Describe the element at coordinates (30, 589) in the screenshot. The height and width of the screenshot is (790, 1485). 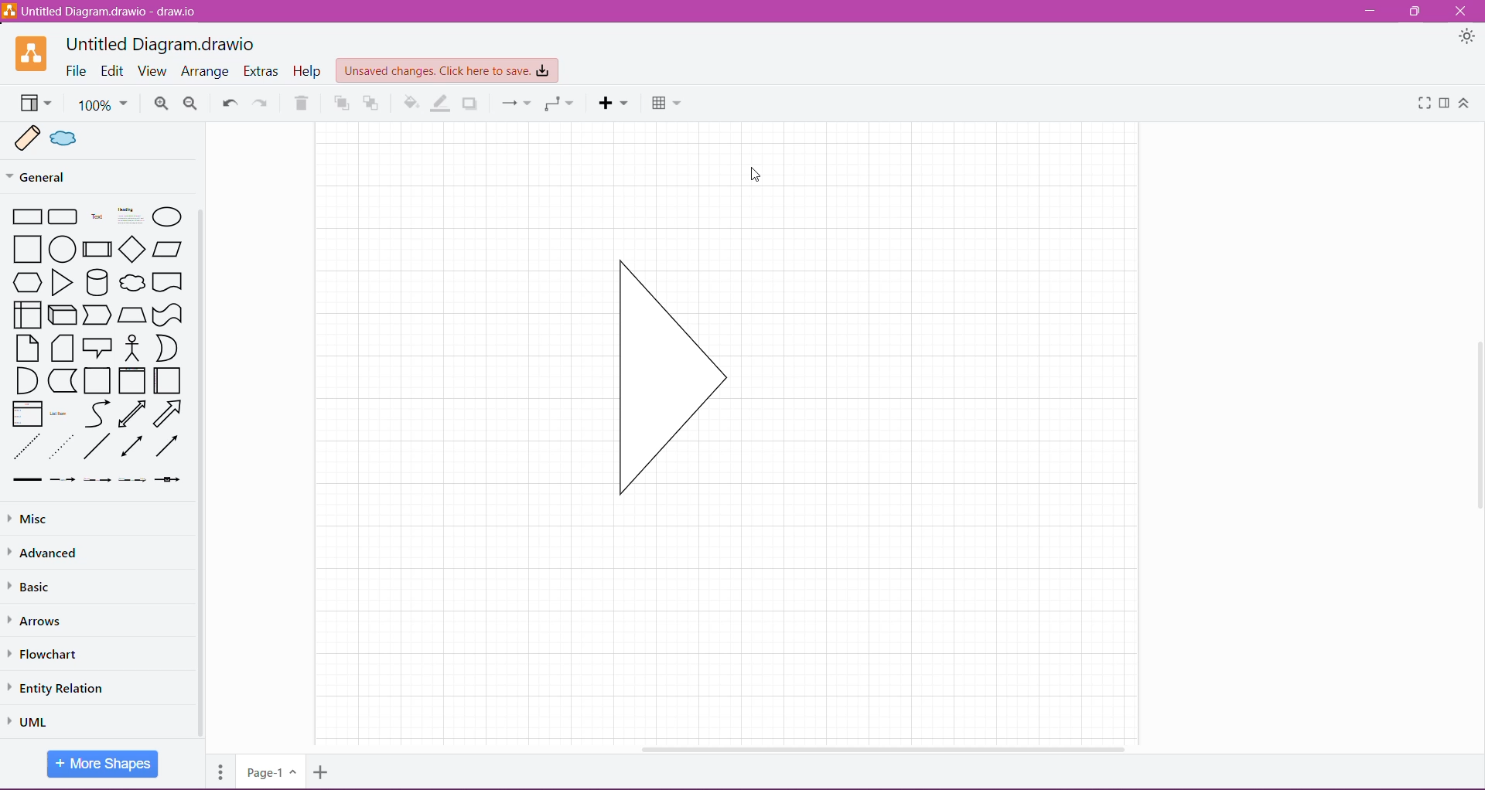
I see `Basic` at that location.